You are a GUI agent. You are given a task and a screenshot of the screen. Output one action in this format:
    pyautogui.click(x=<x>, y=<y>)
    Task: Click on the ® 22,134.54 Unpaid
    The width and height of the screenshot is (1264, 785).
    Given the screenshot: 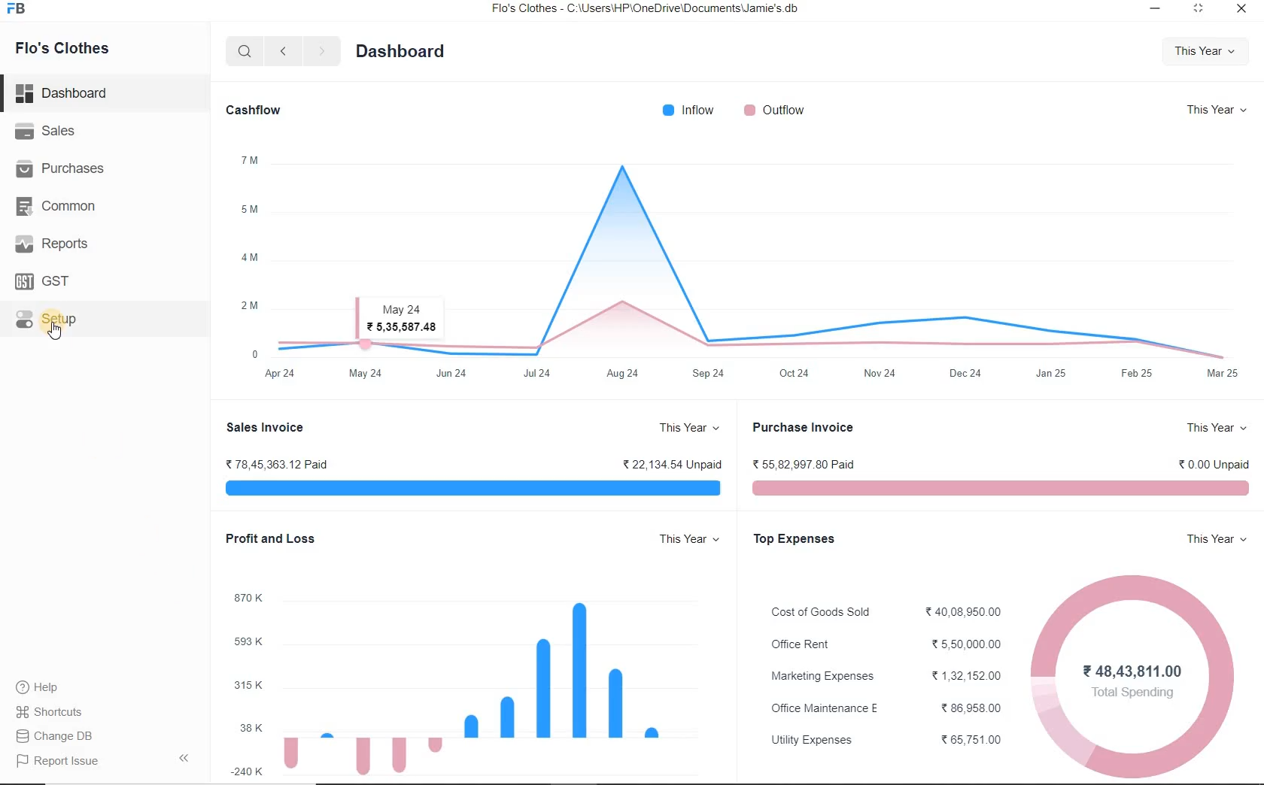 What is the action you would take?
    pyautogui.click(x=665, y=464)
    